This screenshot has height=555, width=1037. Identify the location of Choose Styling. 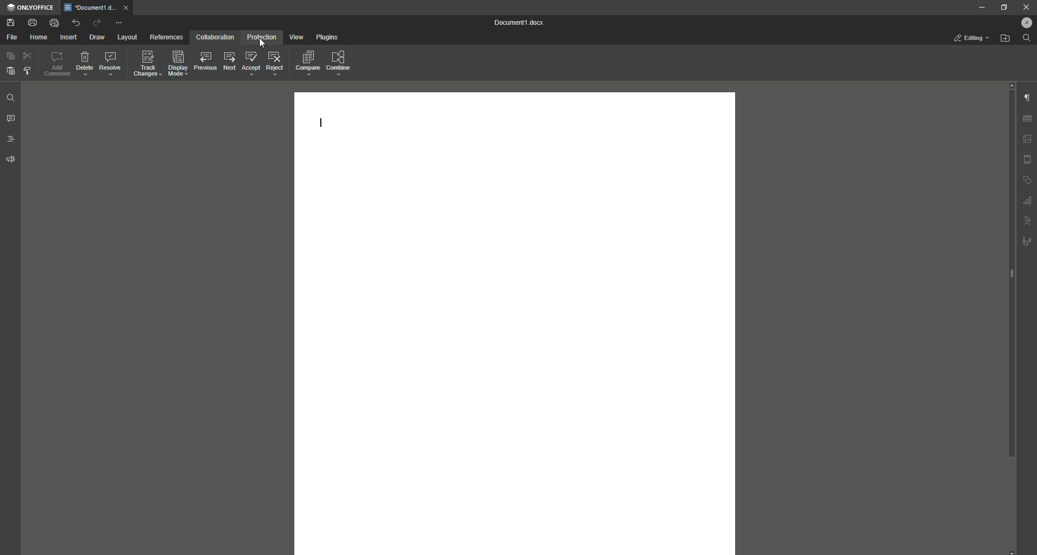
(28, 70).